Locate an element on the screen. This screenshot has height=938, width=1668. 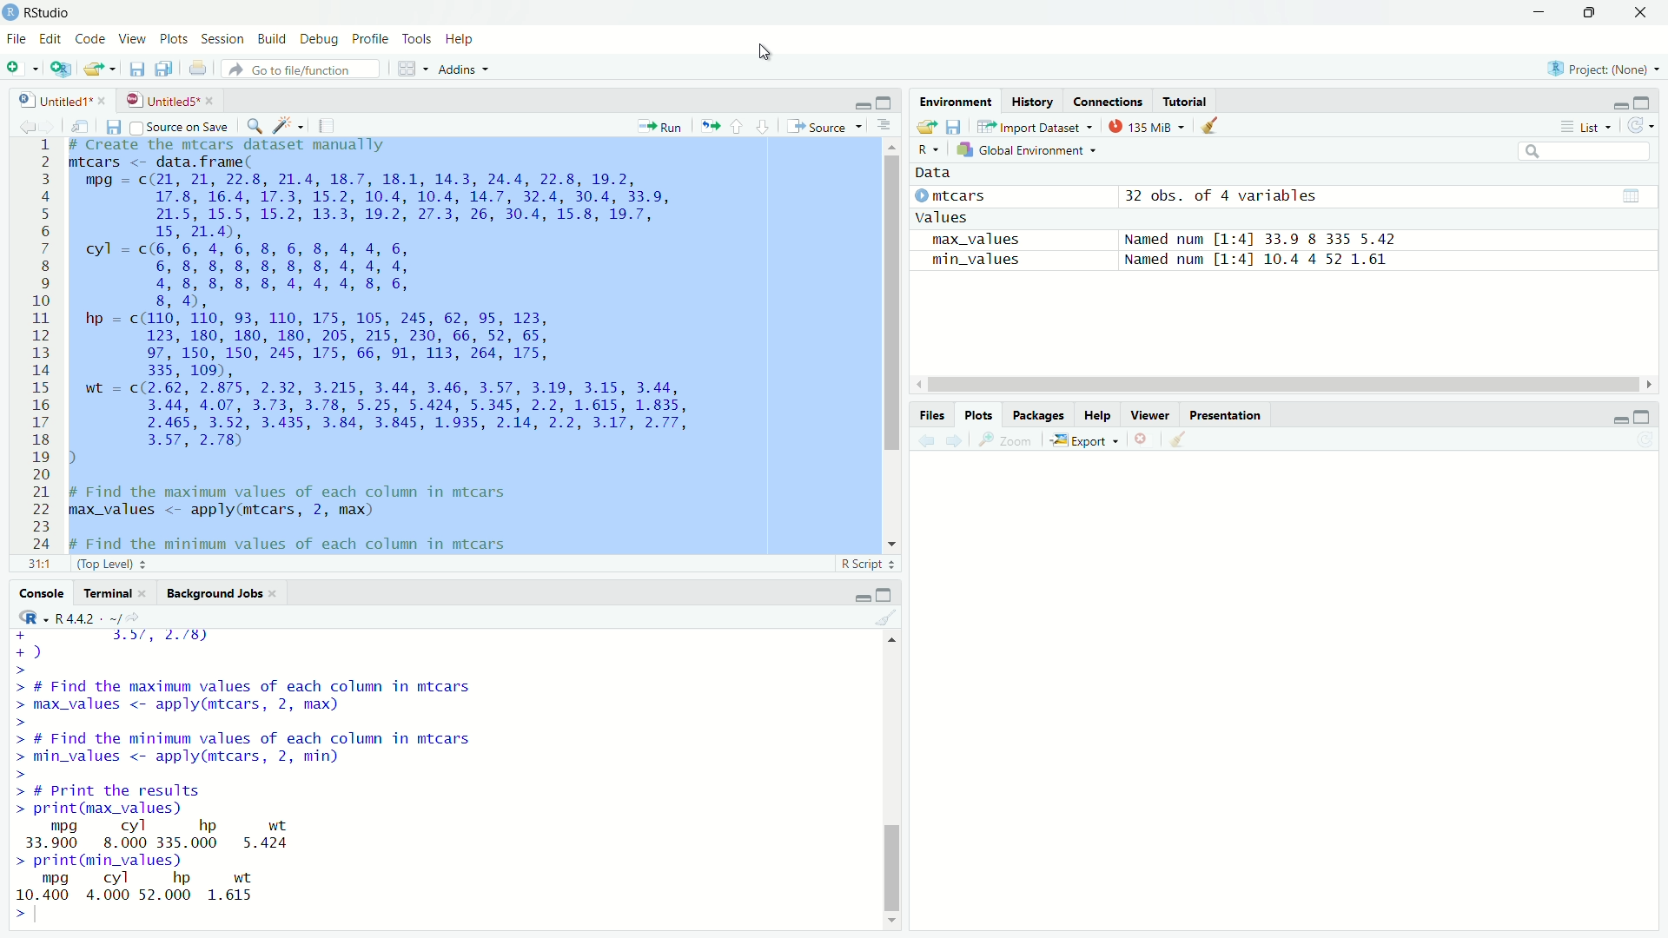
Tools is located at coordinates (414, 38).